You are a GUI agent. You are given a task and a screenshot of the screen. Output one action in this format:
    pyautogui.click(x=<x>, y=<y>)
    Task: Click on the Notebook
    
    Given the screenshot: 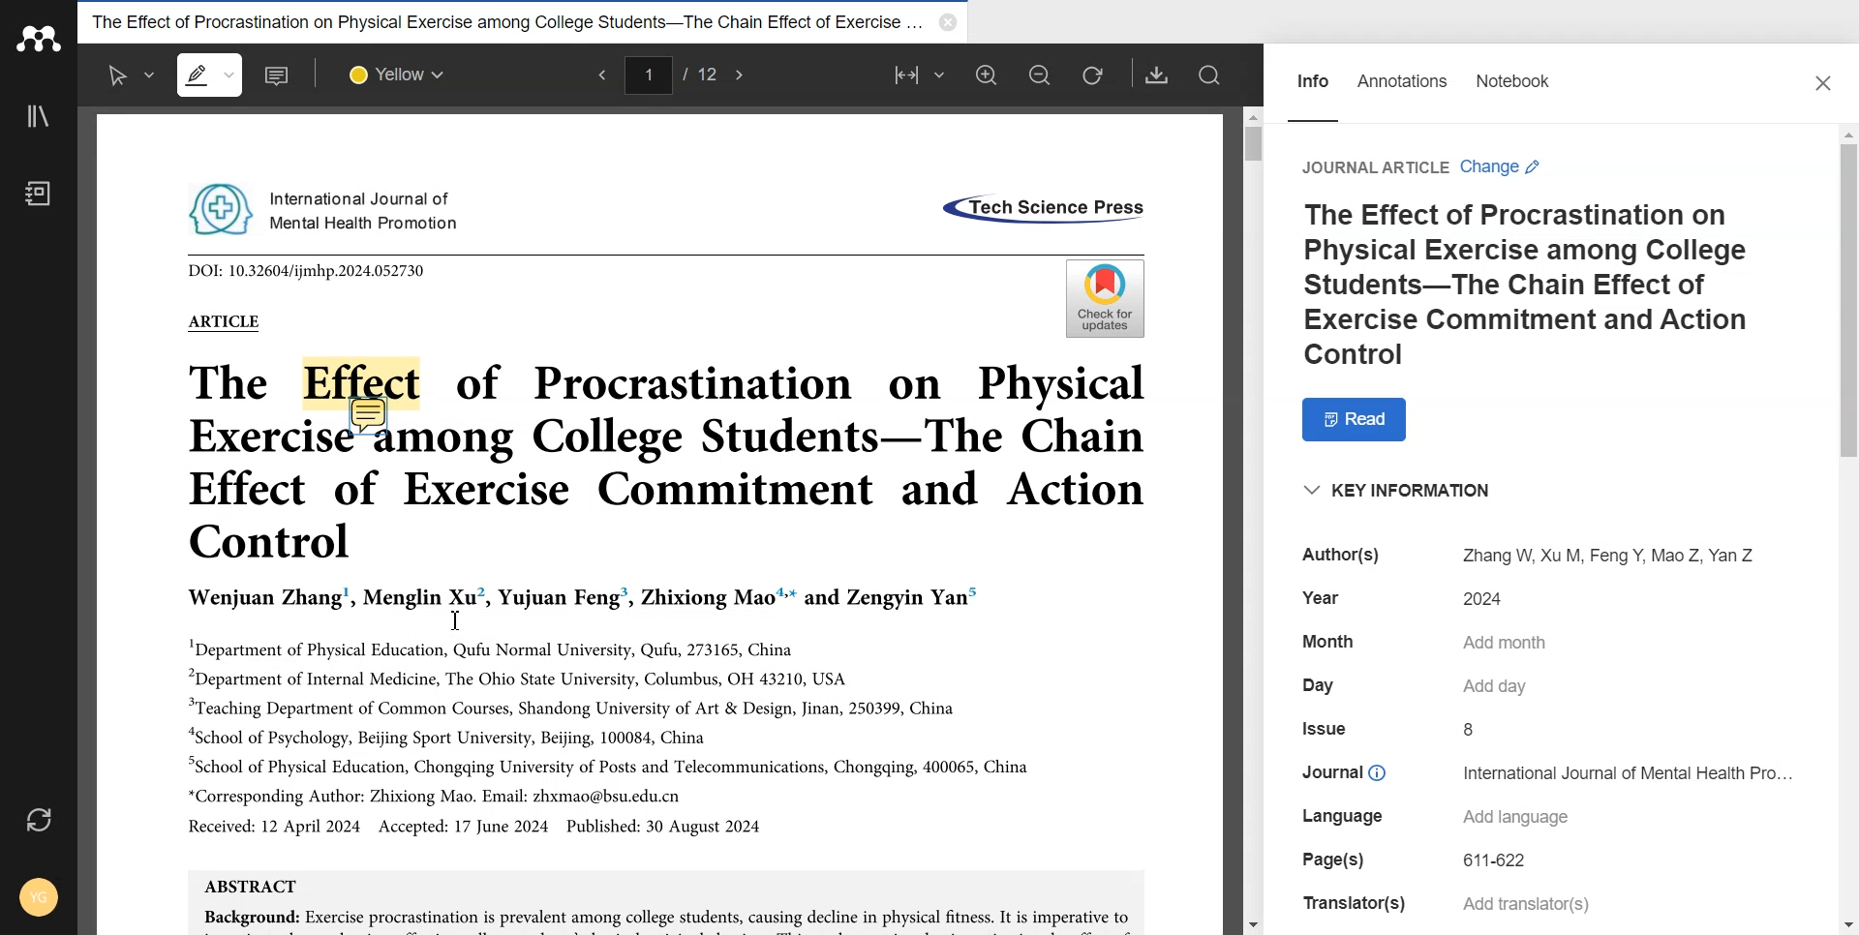 What is the action you would take?
    pyautogui.click(x=38, y=193)
    